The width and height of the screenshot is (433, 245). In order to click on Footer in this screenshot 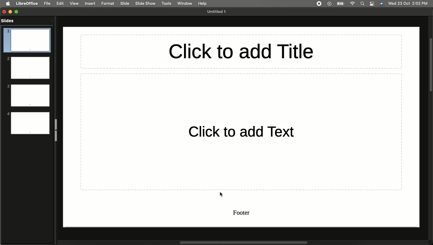, I will do `click(243, 213)`.